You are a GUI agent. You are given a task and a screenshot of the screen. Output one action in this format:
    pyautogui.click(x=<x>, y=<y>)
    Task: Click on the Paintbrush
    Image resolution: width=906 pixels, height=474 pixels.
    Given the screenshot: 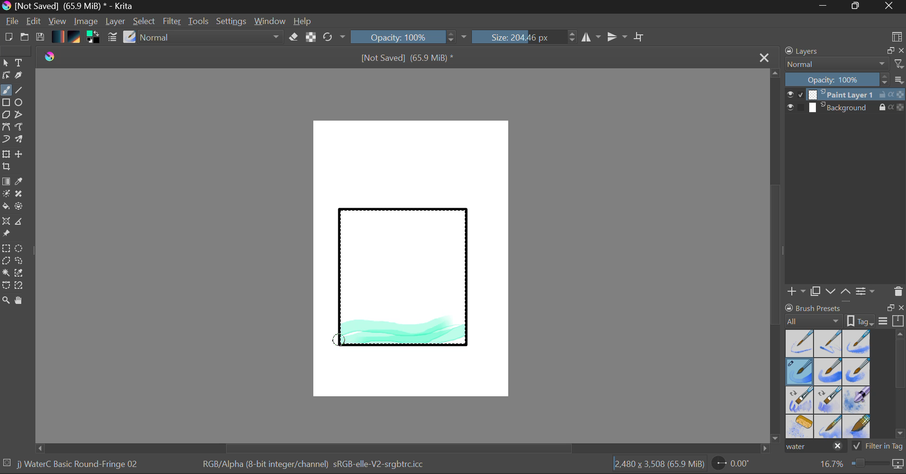 What is the action you would take?
    pyautogui.click(x=6, y=91)
    